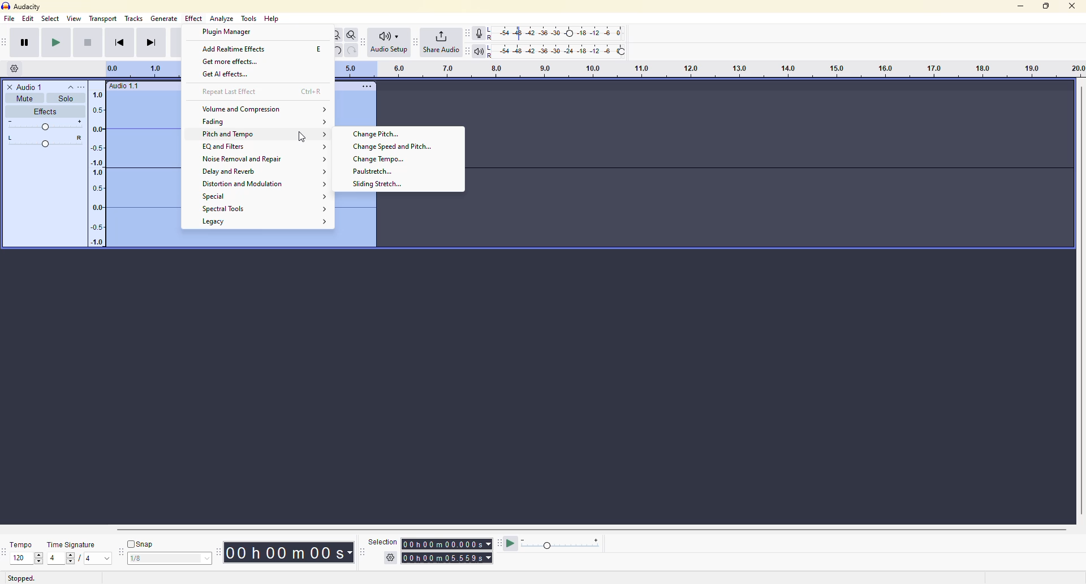 The width and height of the screenshot is (1086, 584). I want to click on recording meter toolbar, so click(467, 33).